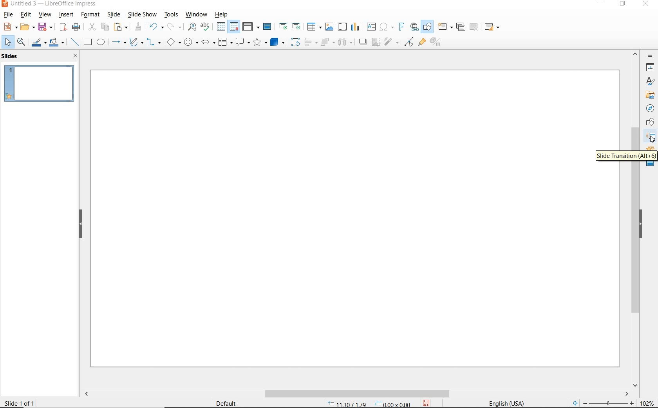  I want to click on TABLE, so click(315, 27).